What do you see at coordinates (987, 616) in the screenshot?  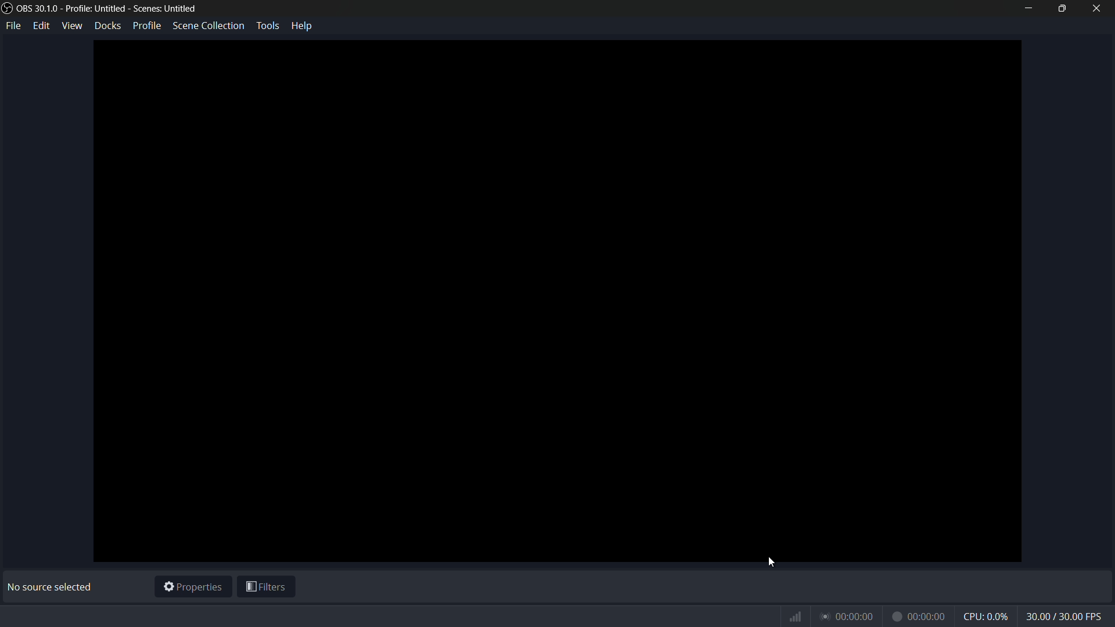 I see `cpu usage` at bounding box center [987, 616].